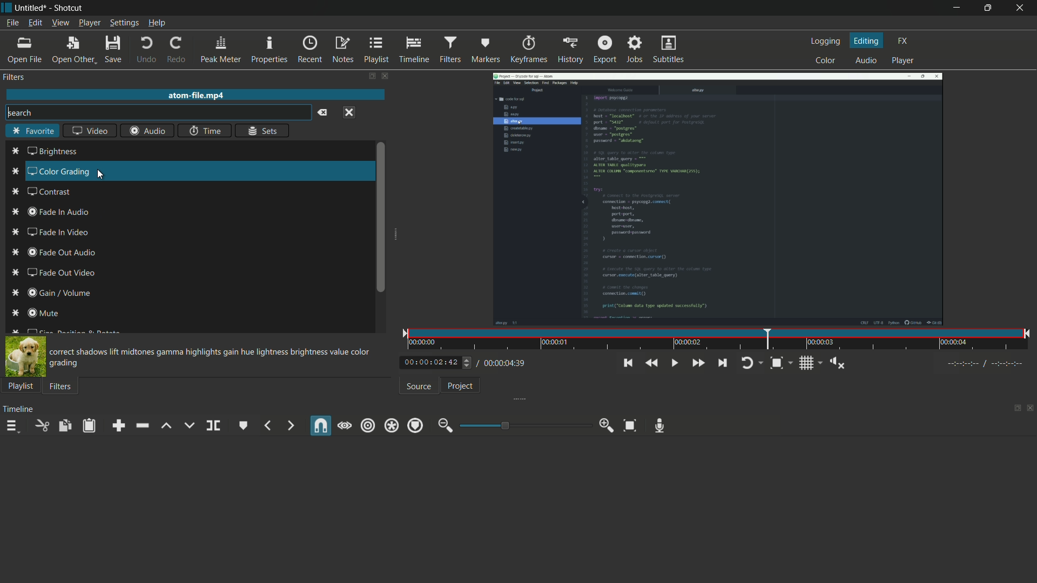 Image resolution: width=1037 pixels, height=583 pixels. Describe the element at coordinates (59, 254) in the screenshot. I see `fade out audio` at that location.